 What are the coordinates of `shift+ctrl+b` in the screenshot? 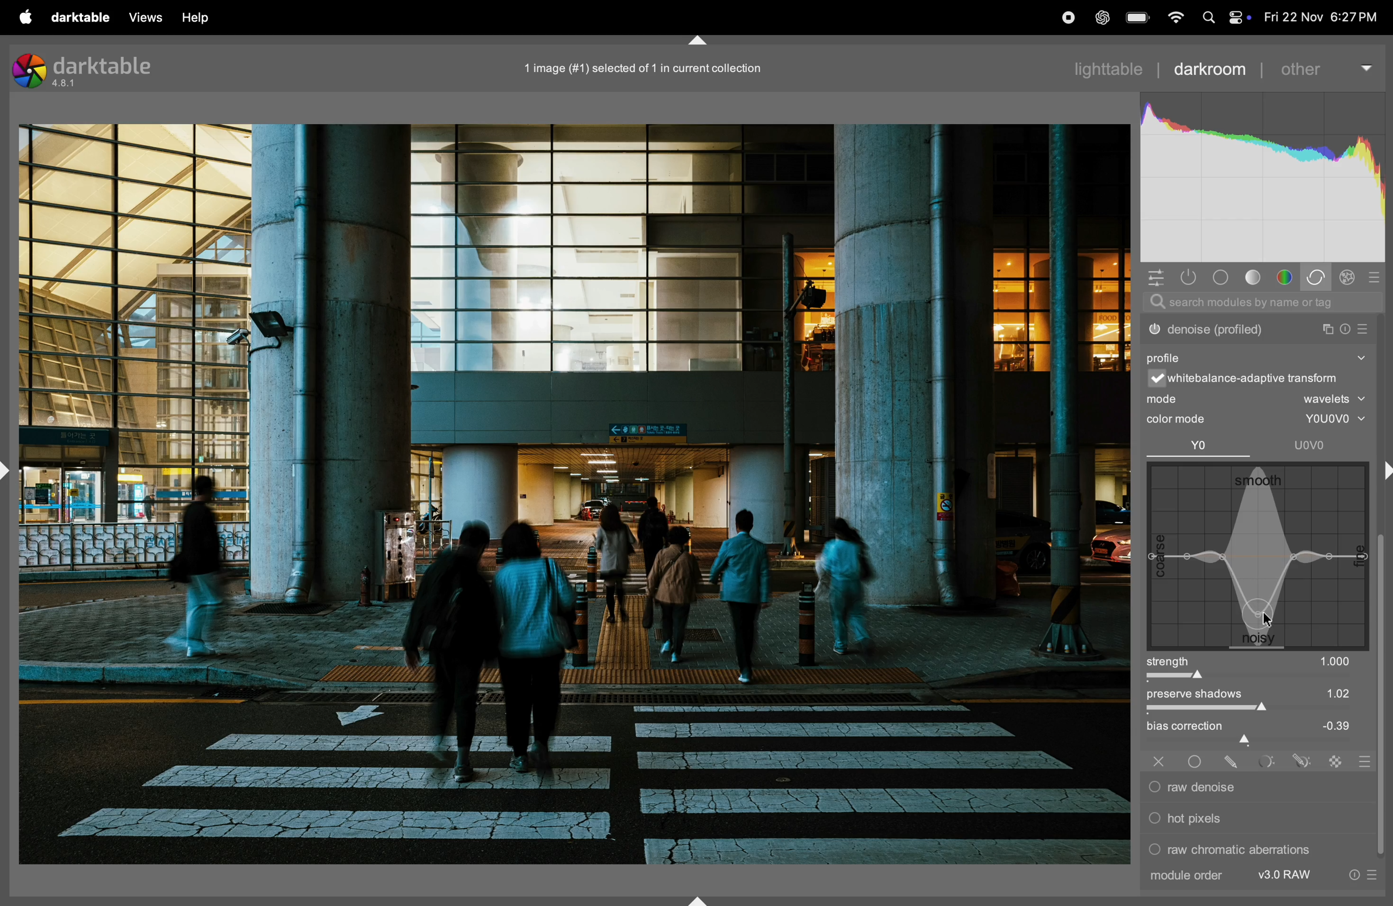 It's located at (699, 900).